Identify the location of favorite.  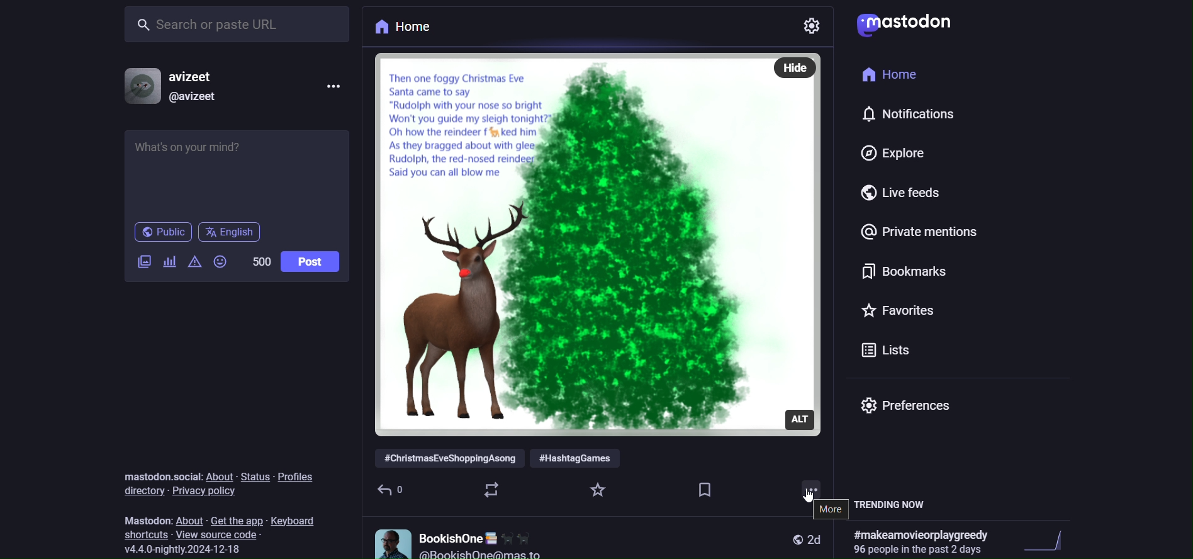
(596, 488).